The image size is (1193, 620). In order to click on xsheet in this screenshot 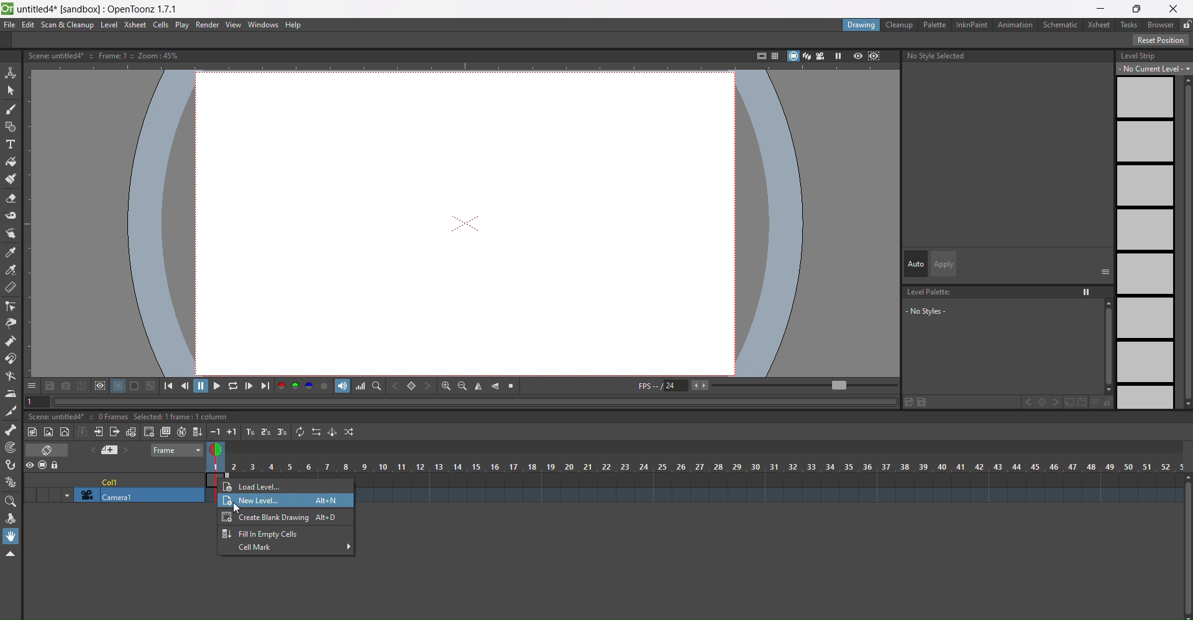, I will do `click(136, 25)`.